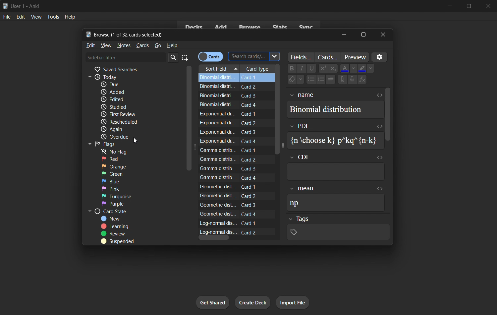 The image size is (497, 315). I want to click on green, so click(124, 174).